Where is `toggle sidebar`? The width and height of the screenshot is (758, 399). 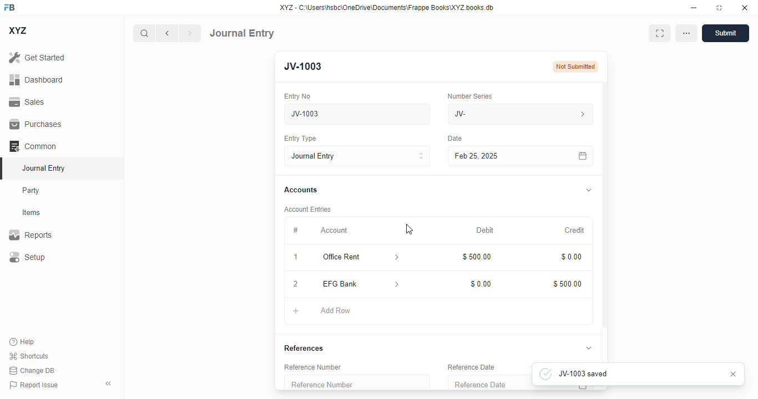 toggle sidebar is located at coordinates (109, 383).